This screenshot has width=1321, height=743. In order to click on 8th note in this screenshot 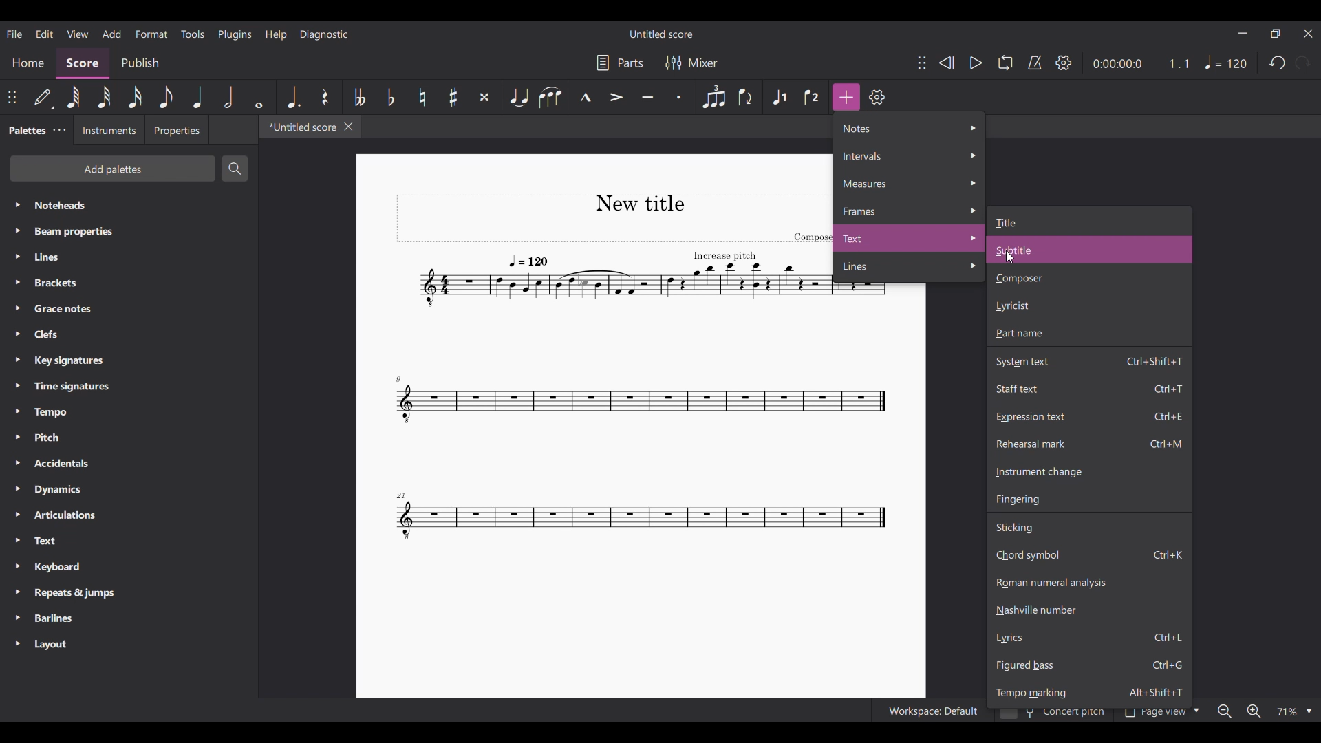, I will do `click(167, 97)`.